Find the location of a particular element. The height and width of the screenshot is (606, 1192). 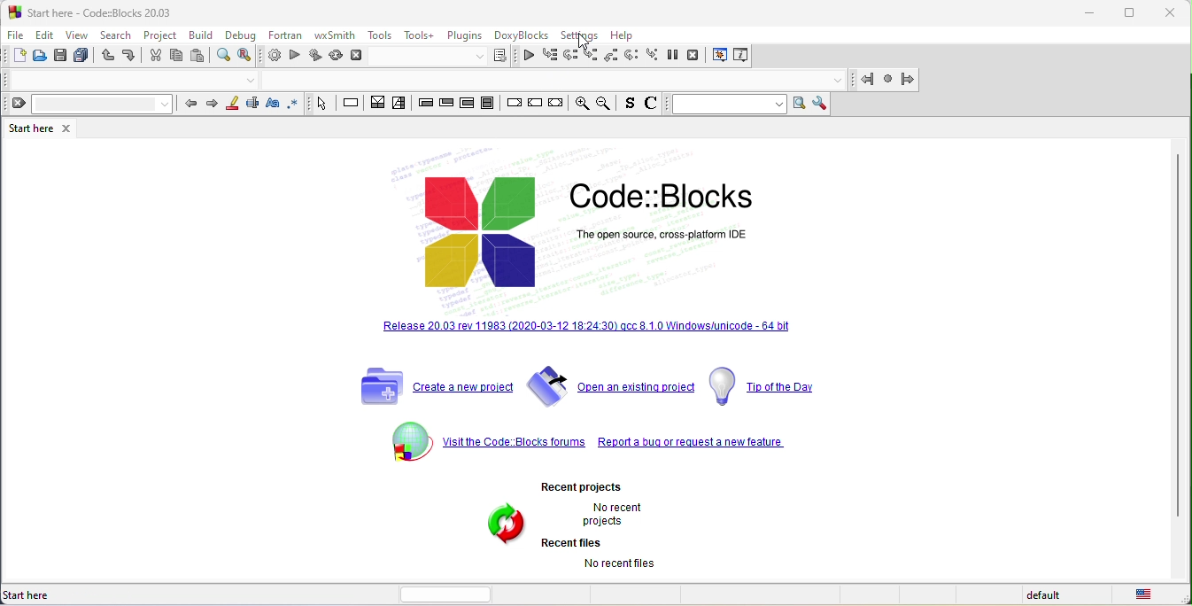

maximize is located at coordinates (1134, 14).